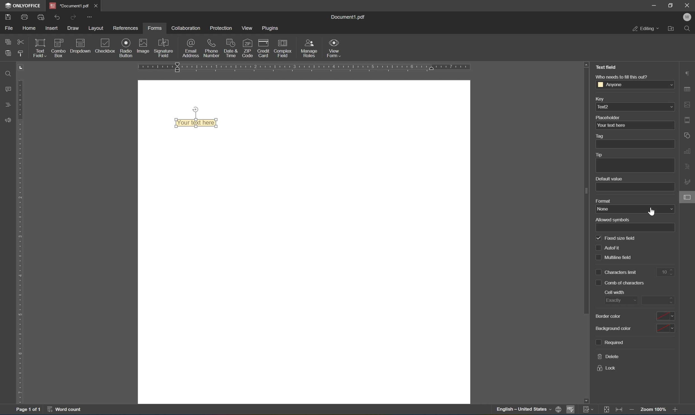 The width and height of the screenshot is (695, 415). Describe the element at coordinates (688, 152) in the screenshot. I see `chart settings` at that location.